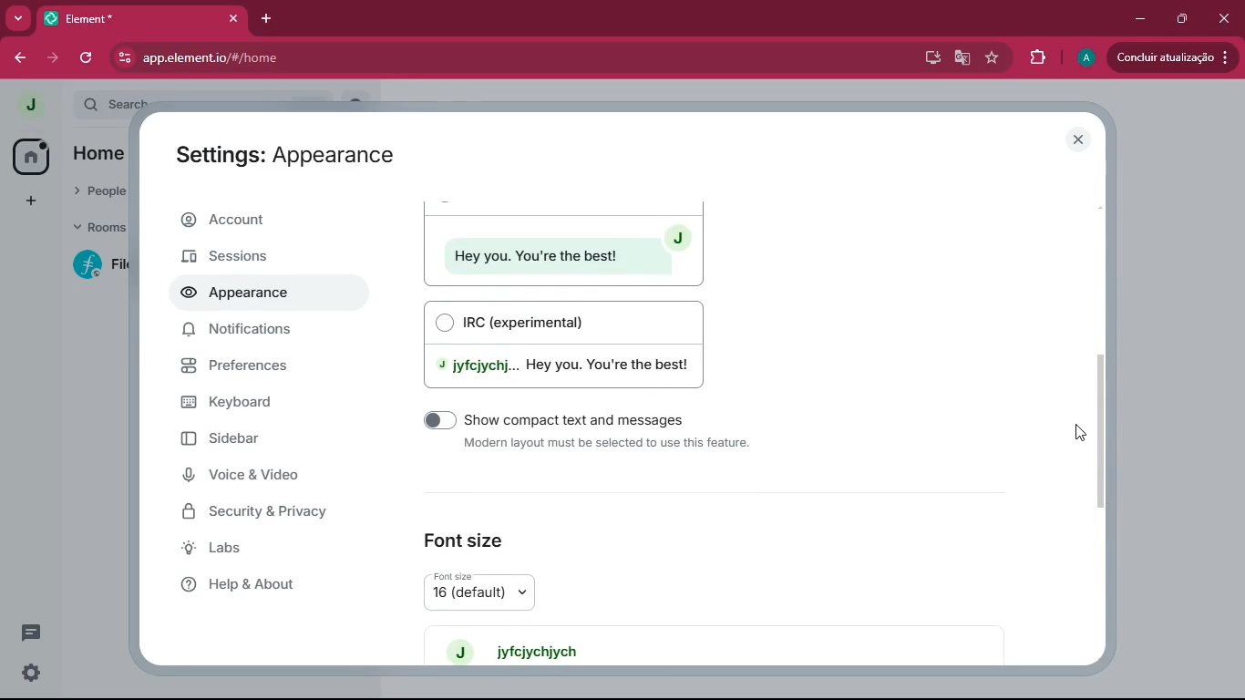  What do you see at coordinates (467, 534) in the screenshot?
I see `font size` at bounding box center [467, 534].